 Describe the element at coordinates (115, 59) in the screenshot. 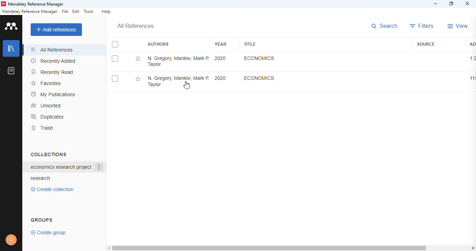

I see `select` at that location.